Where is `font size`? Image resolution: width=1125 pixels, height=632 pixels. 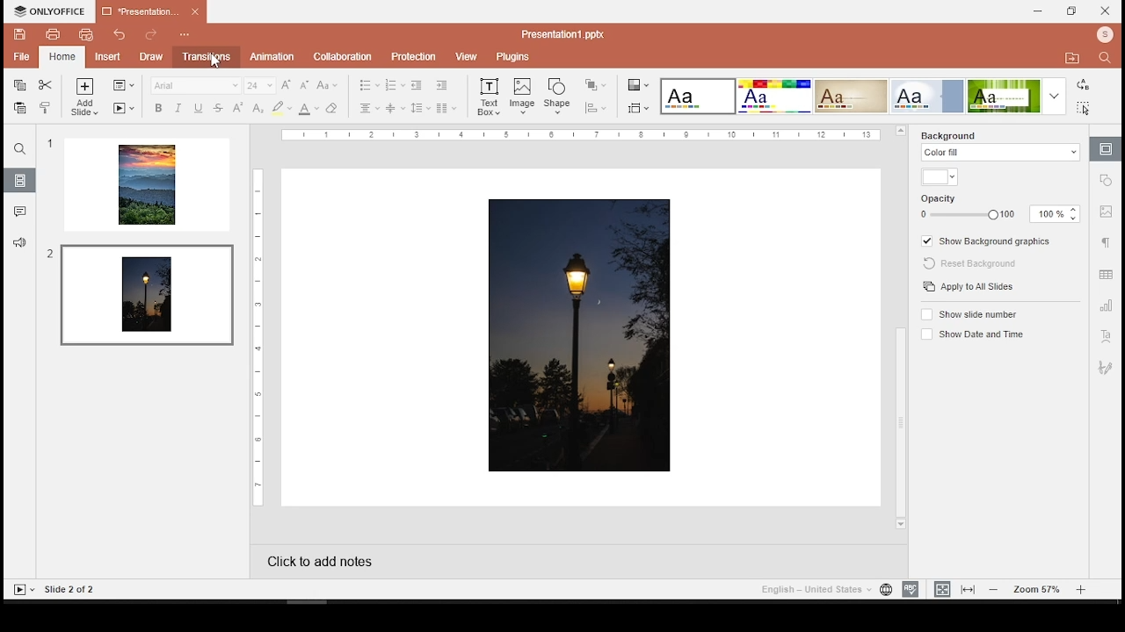 font size is located at coordinates (258, 85).